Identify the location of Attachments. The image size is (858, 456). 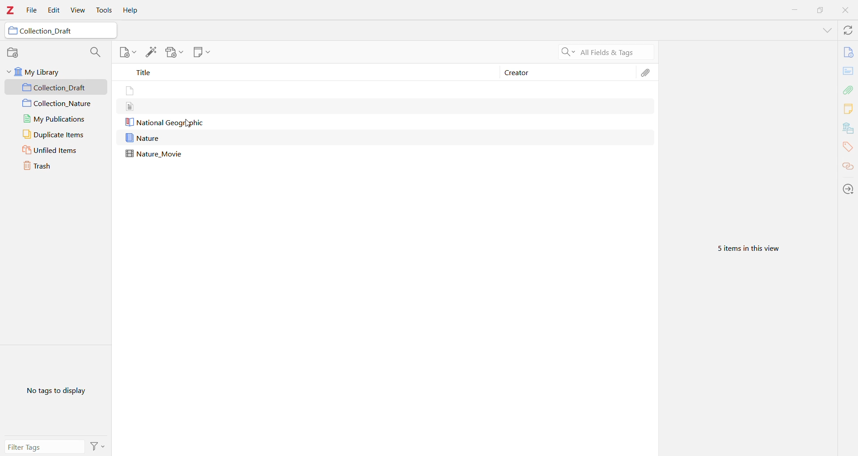
(849, 89).